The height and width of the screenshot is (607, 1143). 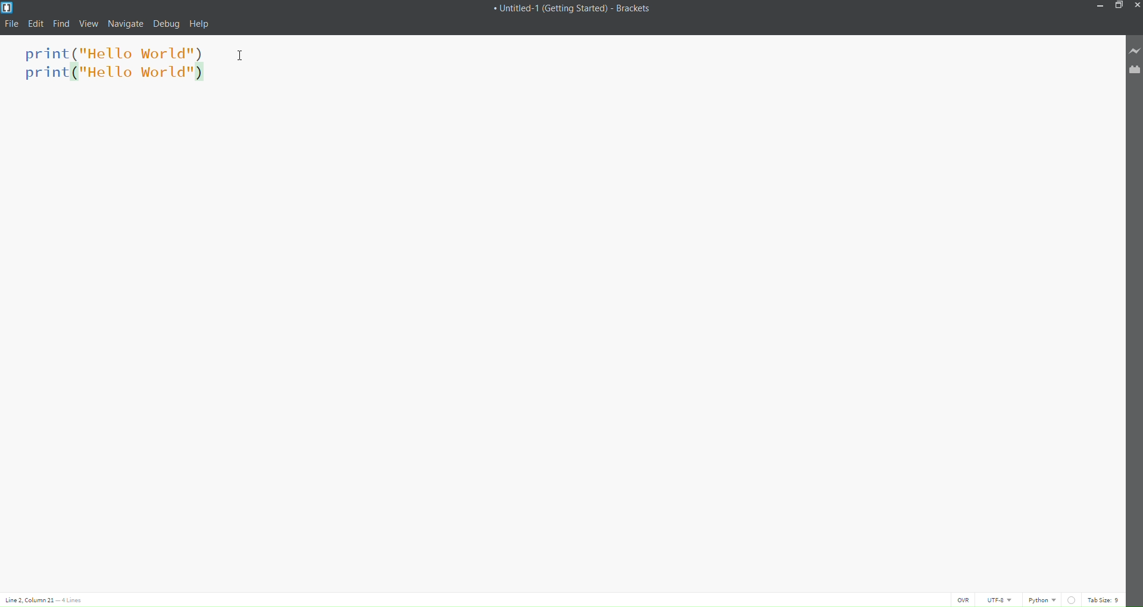 I want to click on linting, so click(x=1071, y=599).